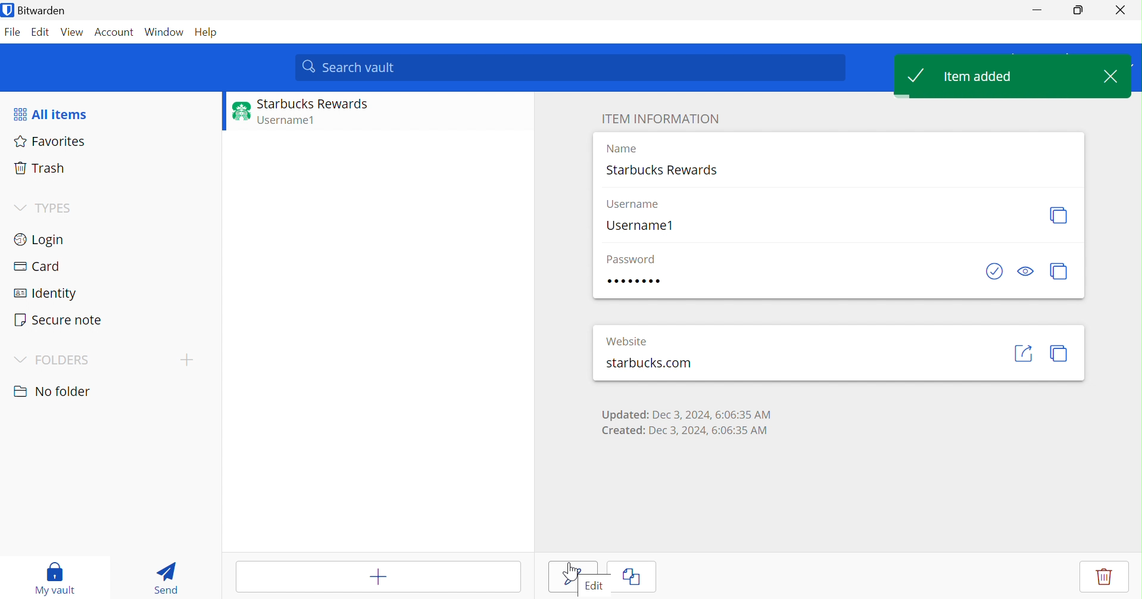 Image resolution: width=1142 pixels, height=599 pixels. I want to click on starbucks.com, so click(645, 364).